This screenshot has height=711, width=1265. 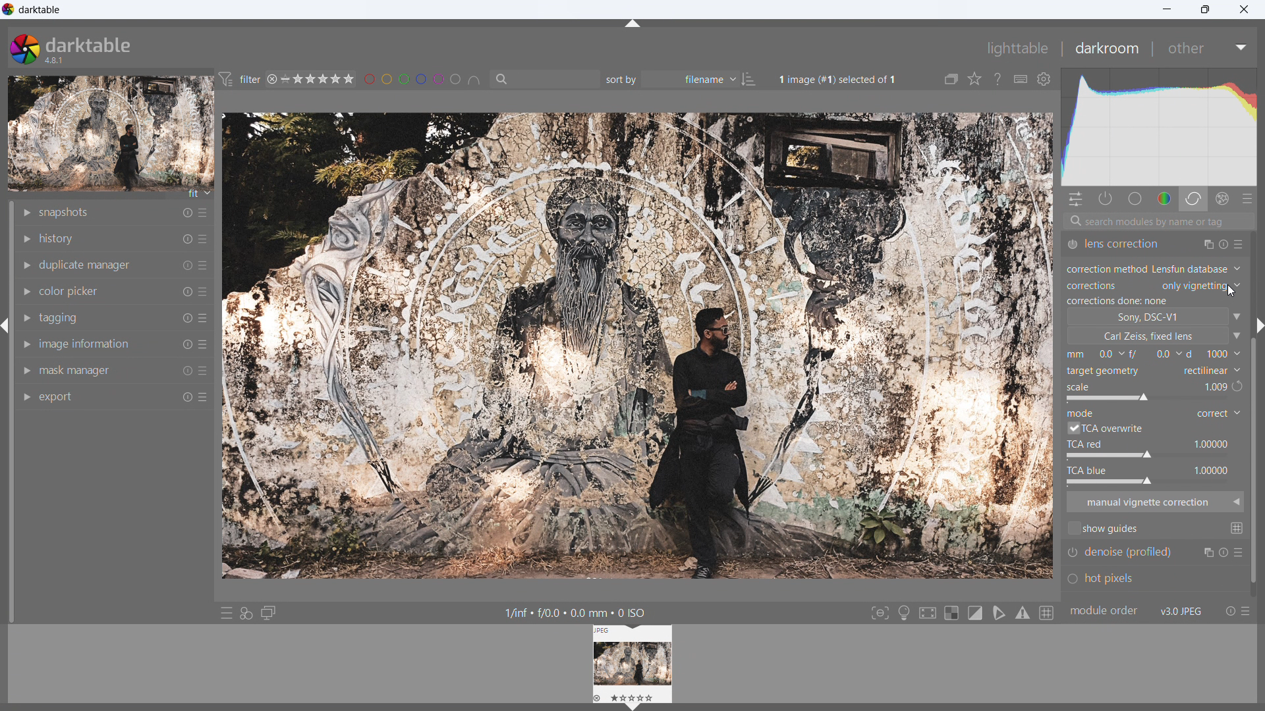 I want to click on show module, so click(x=28, y=398).